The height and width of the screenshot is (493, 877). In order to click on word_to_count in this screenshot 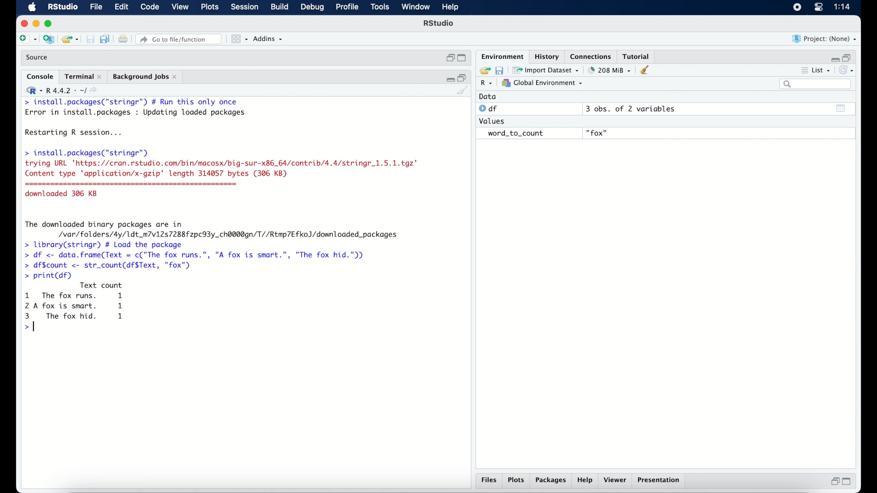, I will do `click(514, 134)`.